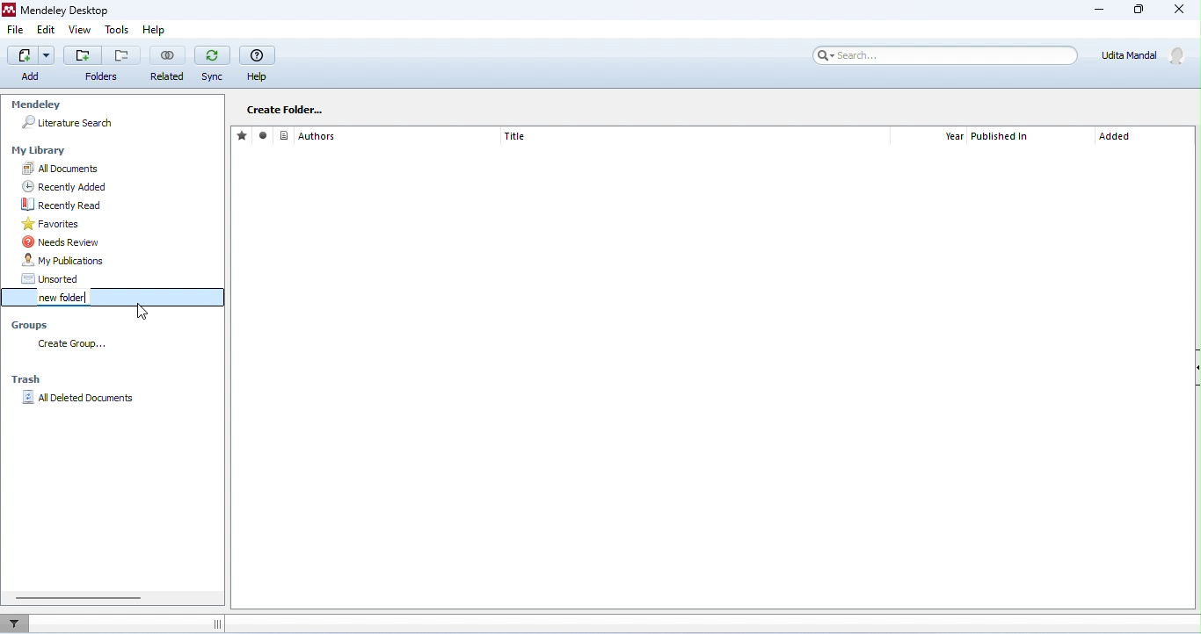 This screenshot has height=634, width=1201. What do you see at coordinates (285, 109) in the screenshot?
I see `create folder` at bounding box center [285, 109].